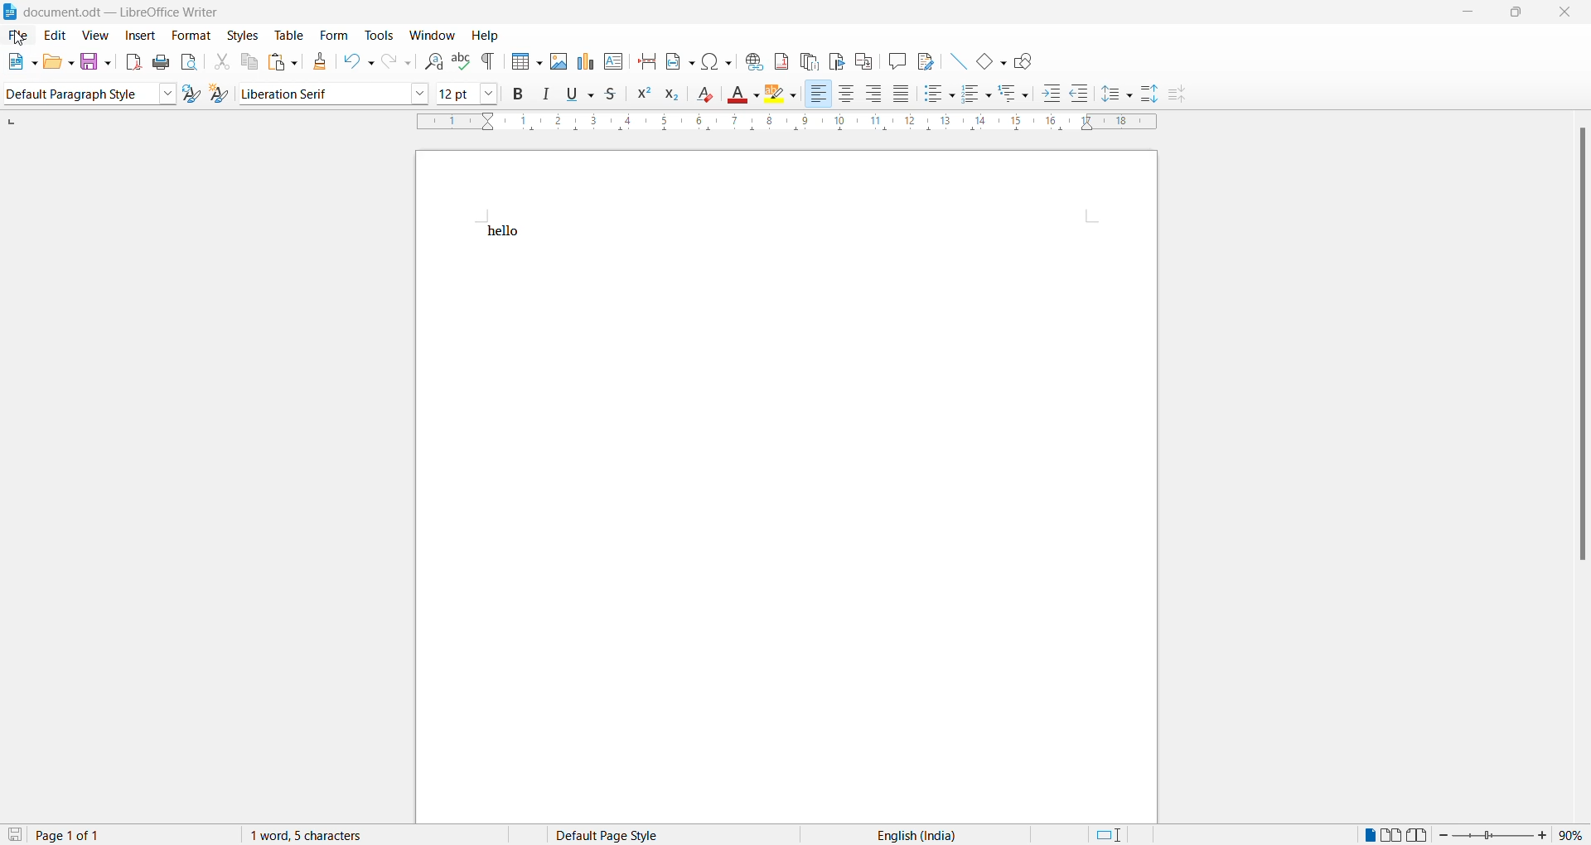 The height and width of the screenshot is (845, 1591). I want to click on Selected pages style, so click(621, 835).